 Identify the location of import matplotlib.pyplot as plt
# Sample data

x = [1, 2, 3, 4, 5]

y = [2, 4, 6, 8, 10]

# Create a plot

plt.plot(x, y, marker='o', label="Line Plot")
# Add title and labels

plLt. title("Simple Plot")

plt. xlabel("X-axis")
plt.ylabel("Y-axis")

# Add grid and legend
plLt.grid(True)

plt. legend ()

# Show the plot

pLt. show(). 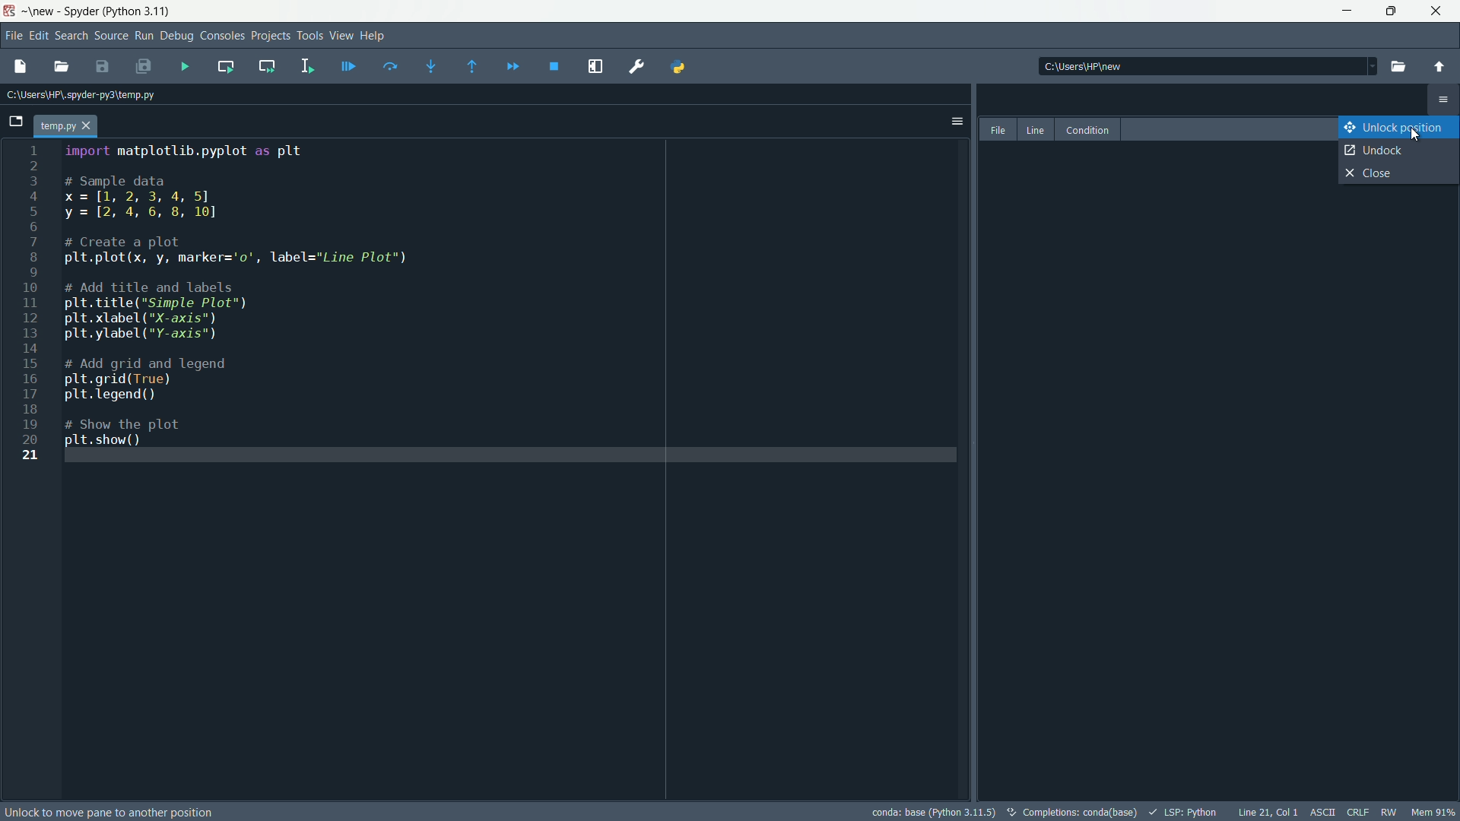
(246, 294).